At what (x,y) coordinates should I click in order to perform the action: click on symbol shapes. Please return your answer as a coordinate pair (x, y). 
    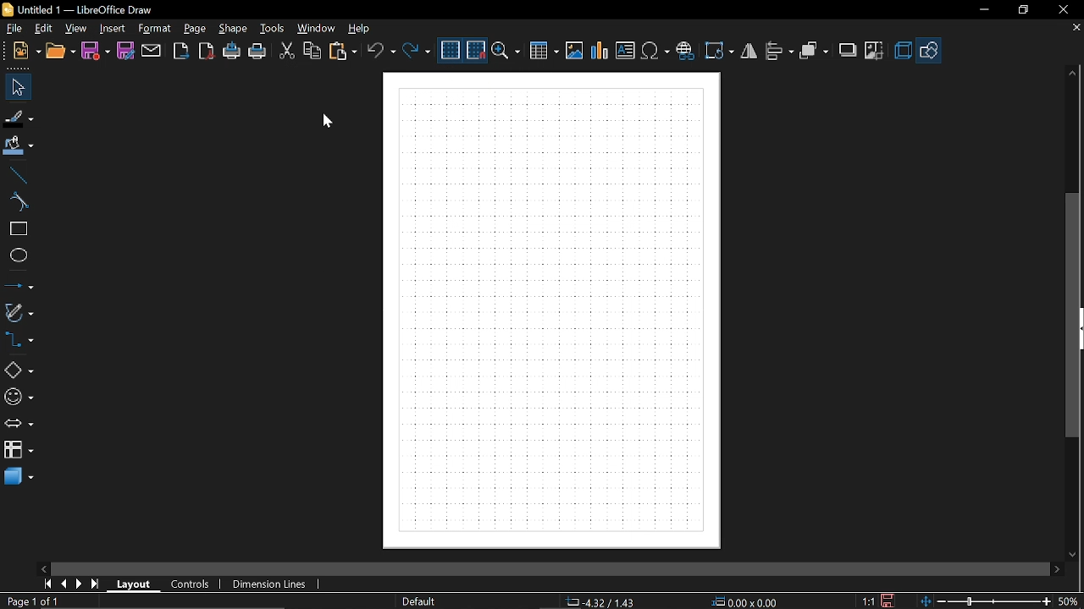
    Looking at the image, I should click on (19, 398).